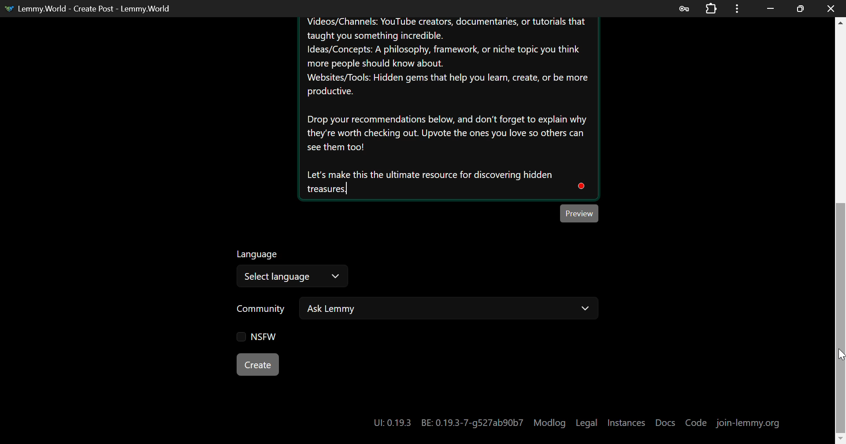 This screenshot has height=444, width=846. Describe the element at coordinates (253, 337) in the screenshot. I see `NSFW Checkbox` at that location.